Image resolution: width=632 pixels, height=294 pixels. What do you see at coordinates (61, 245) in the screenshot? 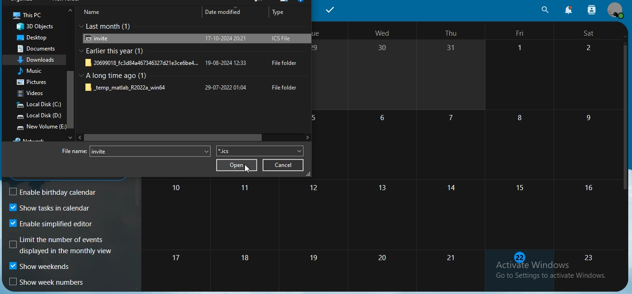
I see `gL i iE GEL
displayed in the monthly view` at bounding box center [61, 245].